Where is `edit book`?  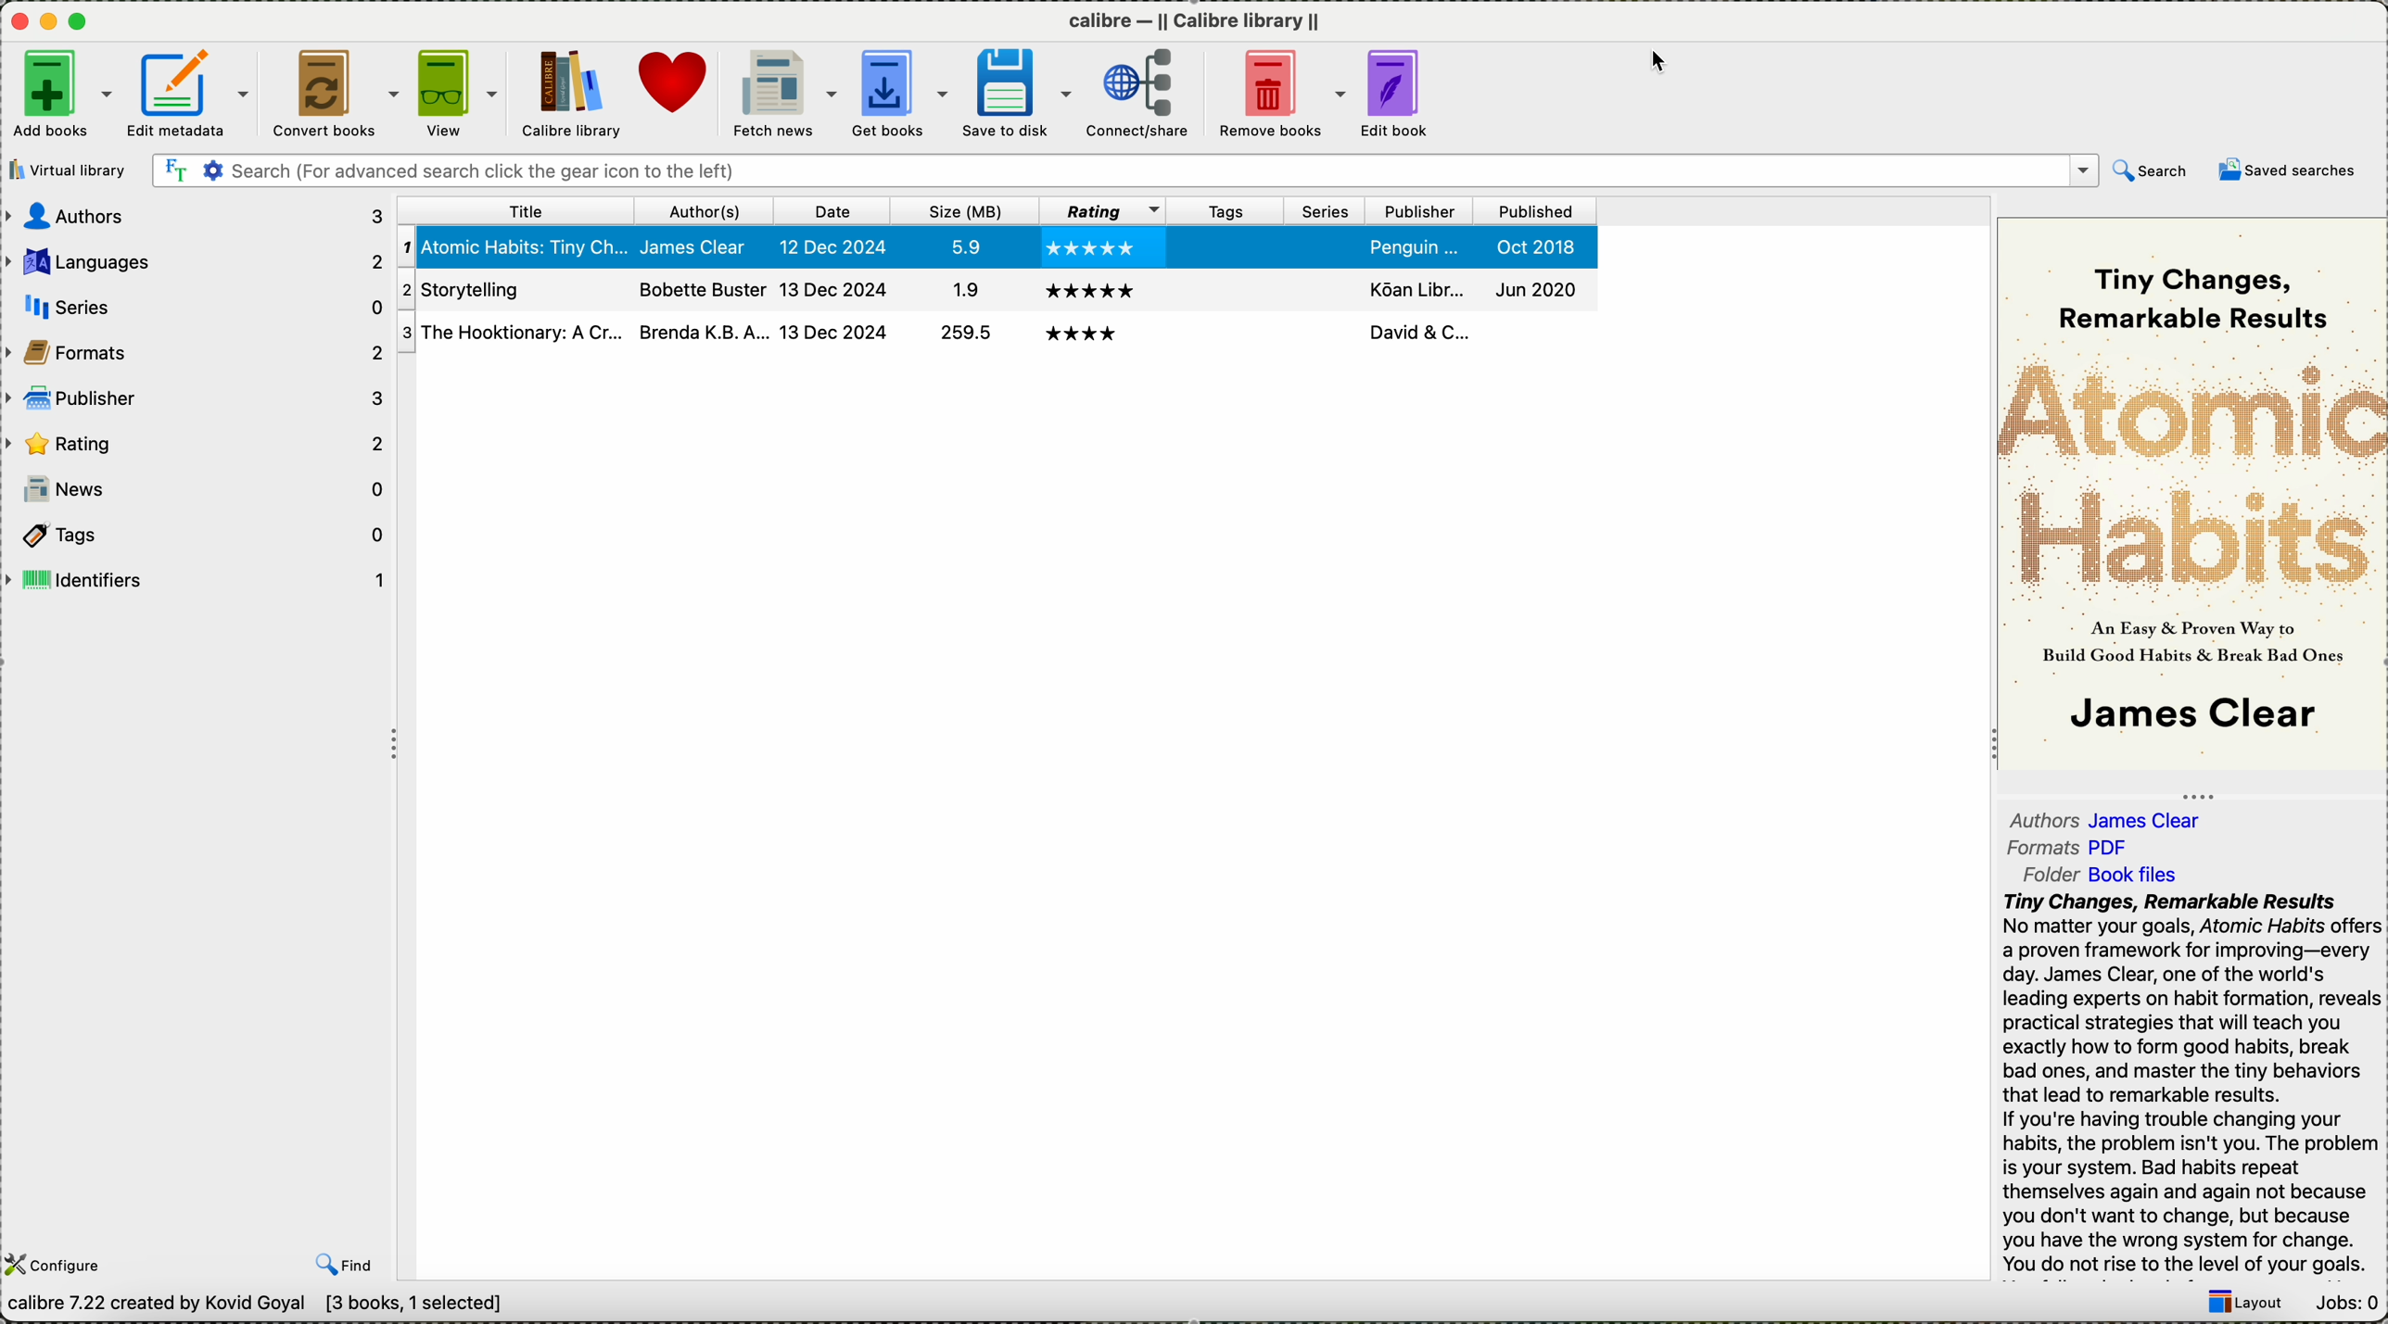
edit book is located at coordinates (1400, 93).